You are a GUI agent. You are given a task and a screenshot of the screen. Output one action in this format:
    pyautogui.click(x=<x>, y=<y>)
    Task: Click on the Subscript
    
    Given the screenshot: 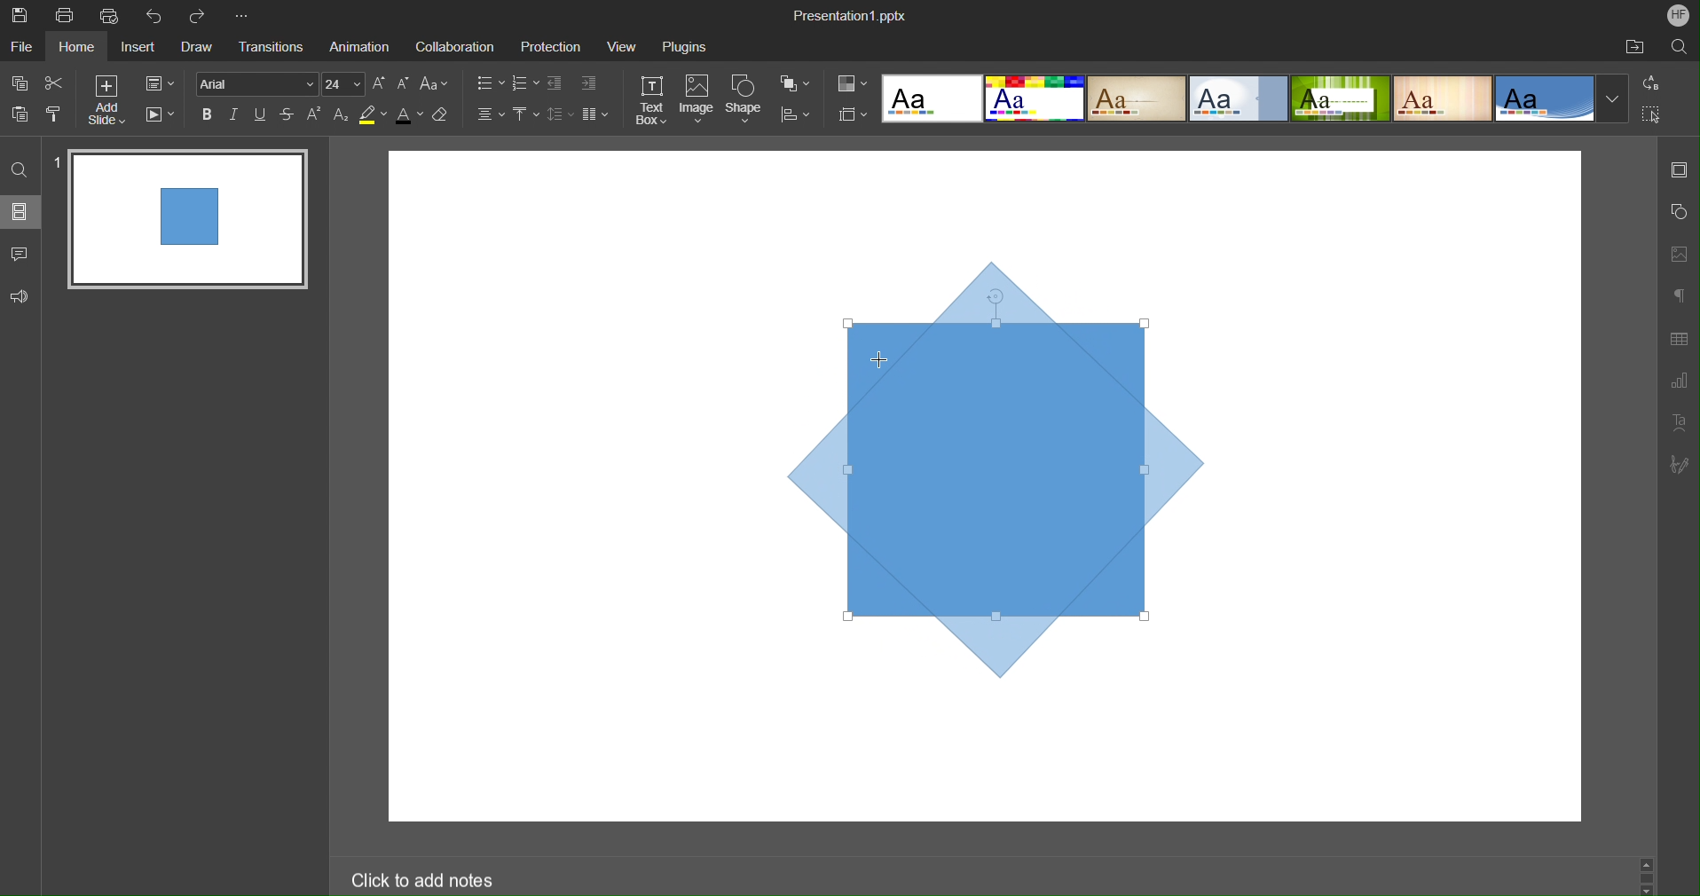 What is the action you would take?
    pyautogui.click(x=342, y=114)
    